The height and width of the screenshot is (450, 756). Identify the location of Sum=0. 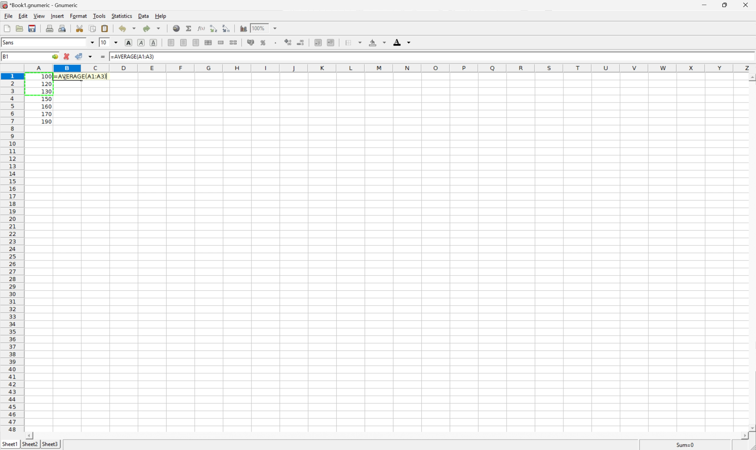
(685, 444).